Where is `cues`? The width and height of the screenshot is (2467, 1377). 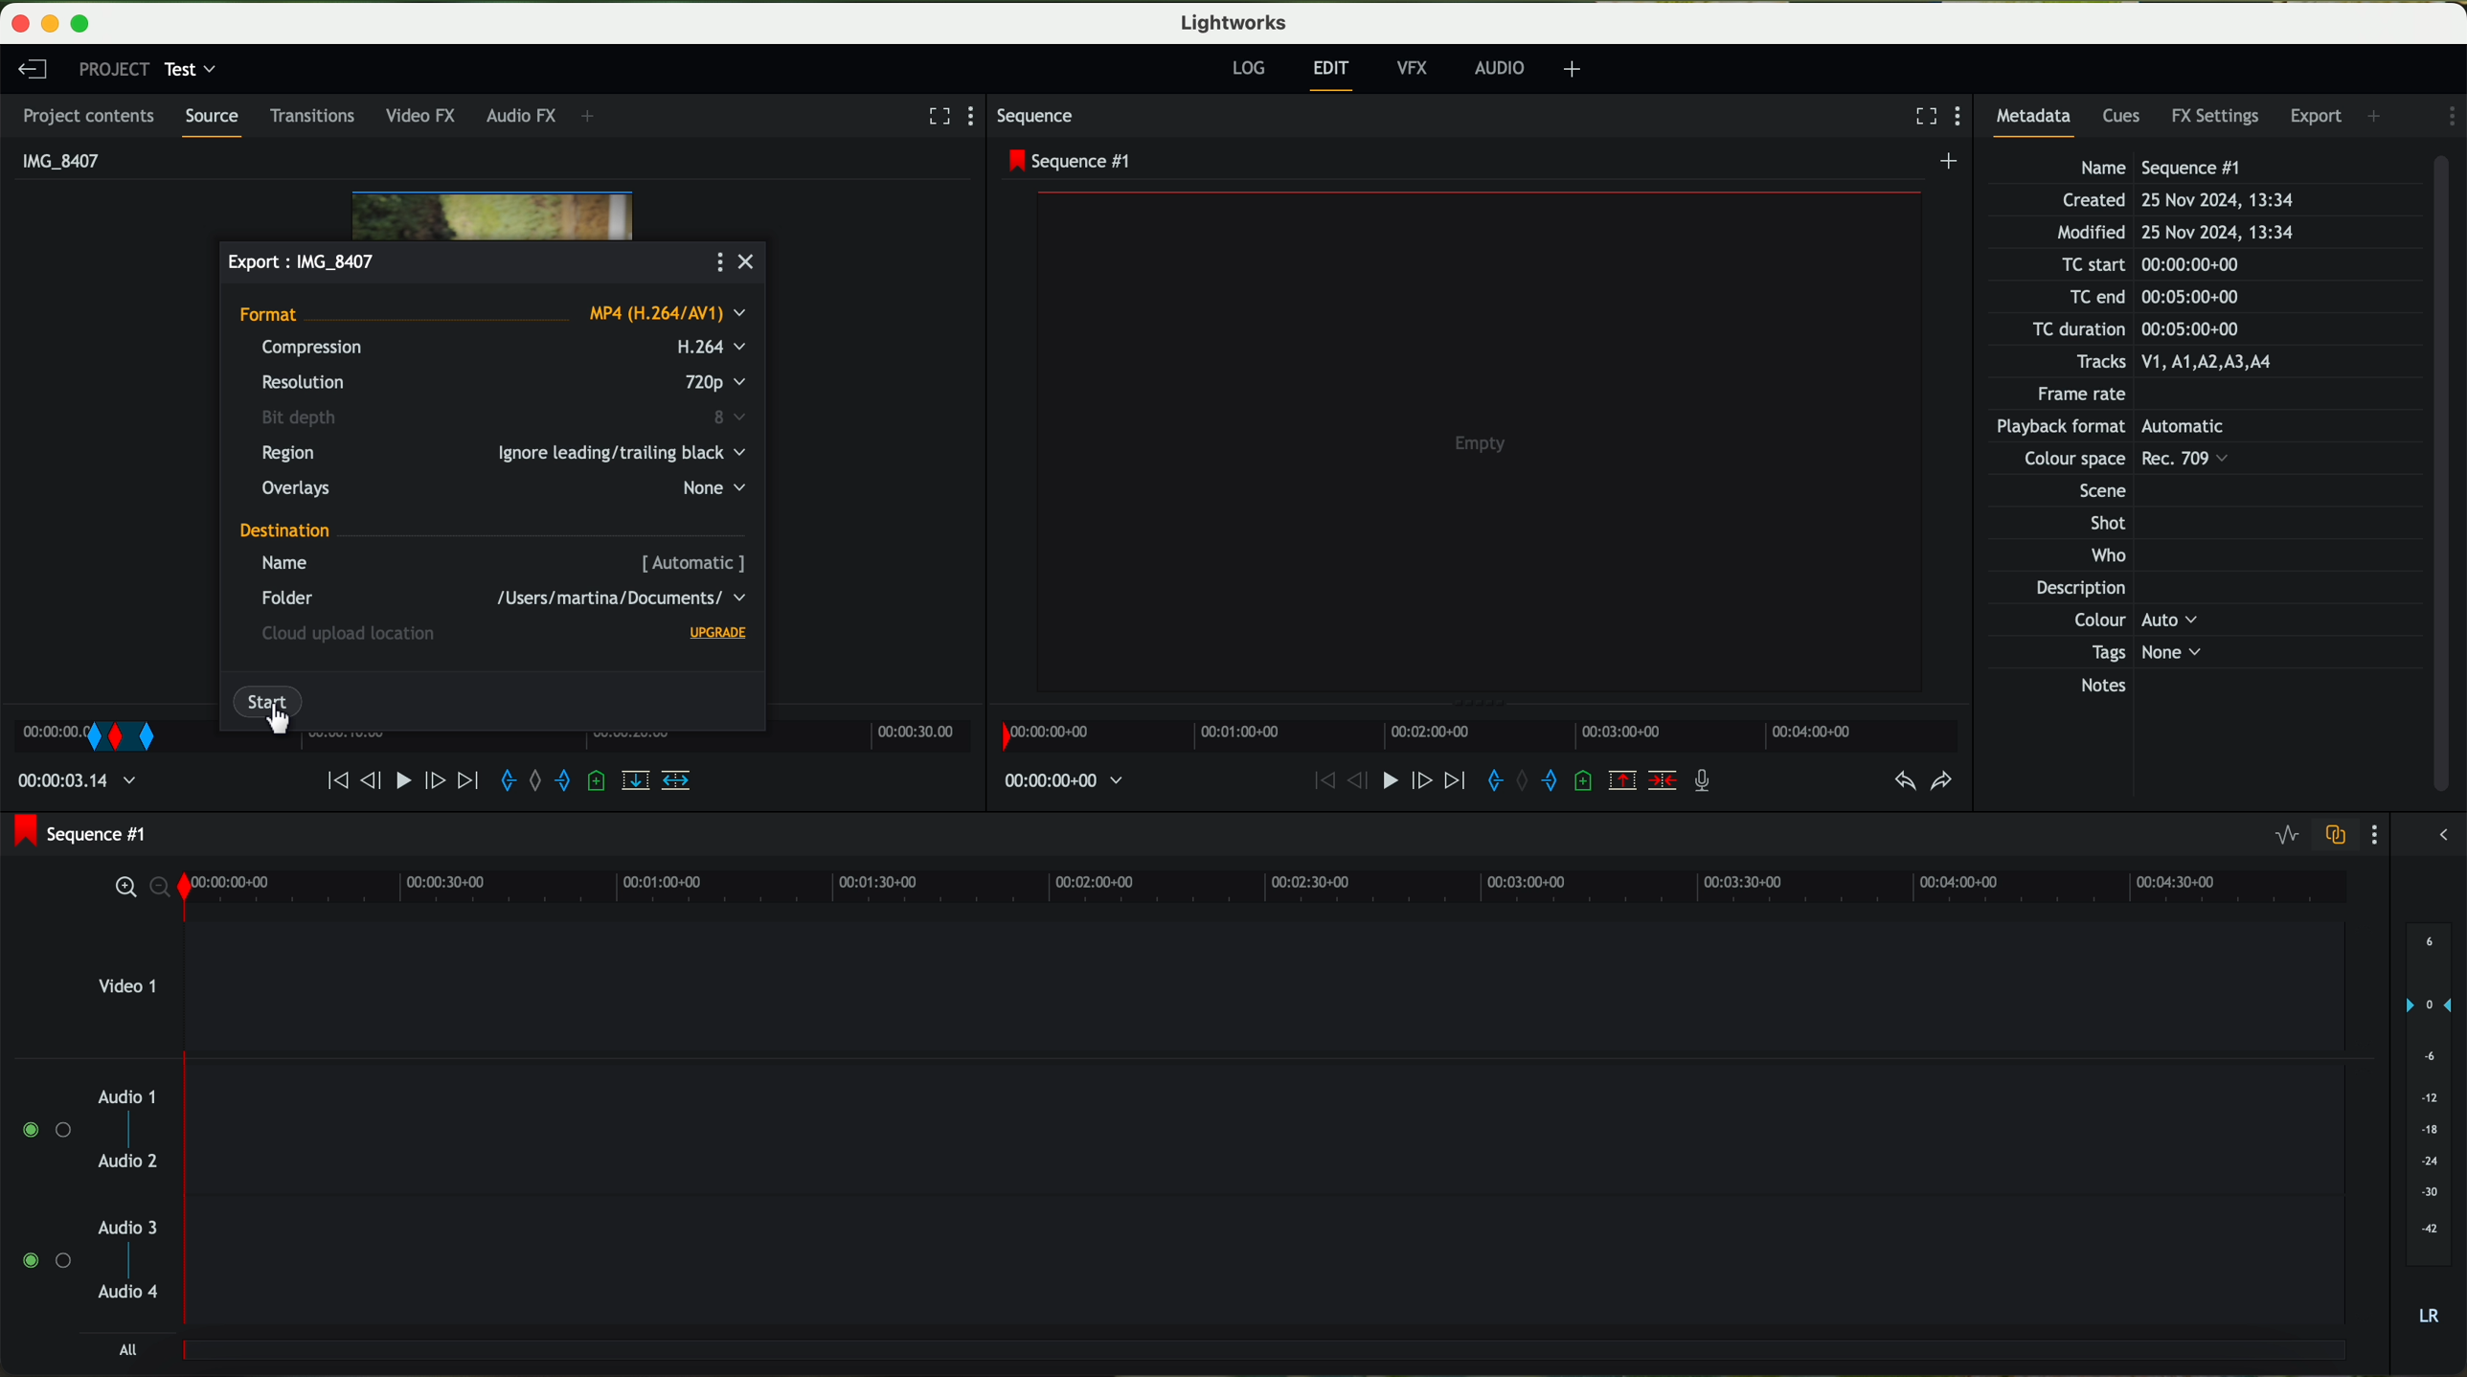 cues is located at coordinates (2124, 119).